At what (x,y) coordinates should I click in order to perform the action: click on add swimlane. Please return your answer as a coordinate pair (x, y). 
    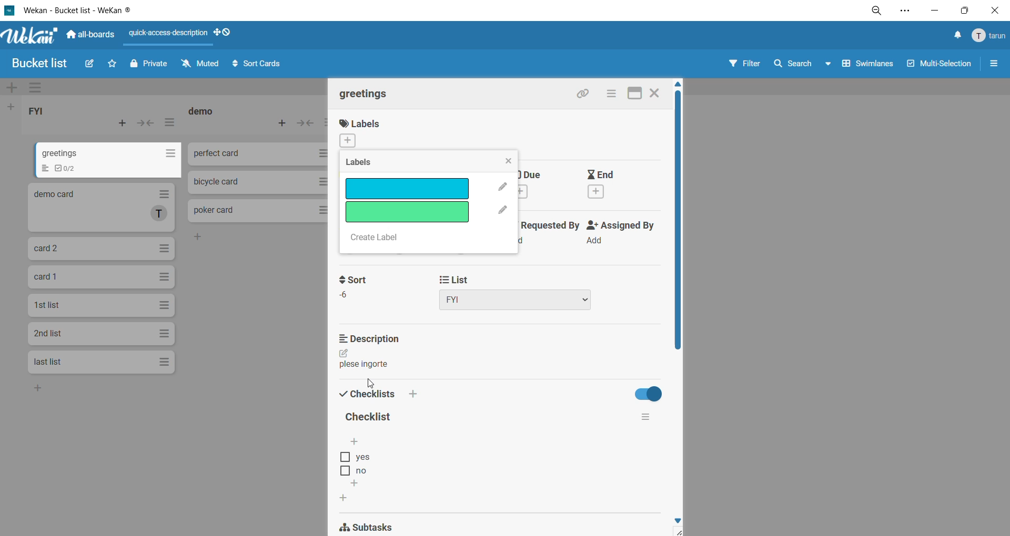
    Looking at the image, I should click on (10, 89).